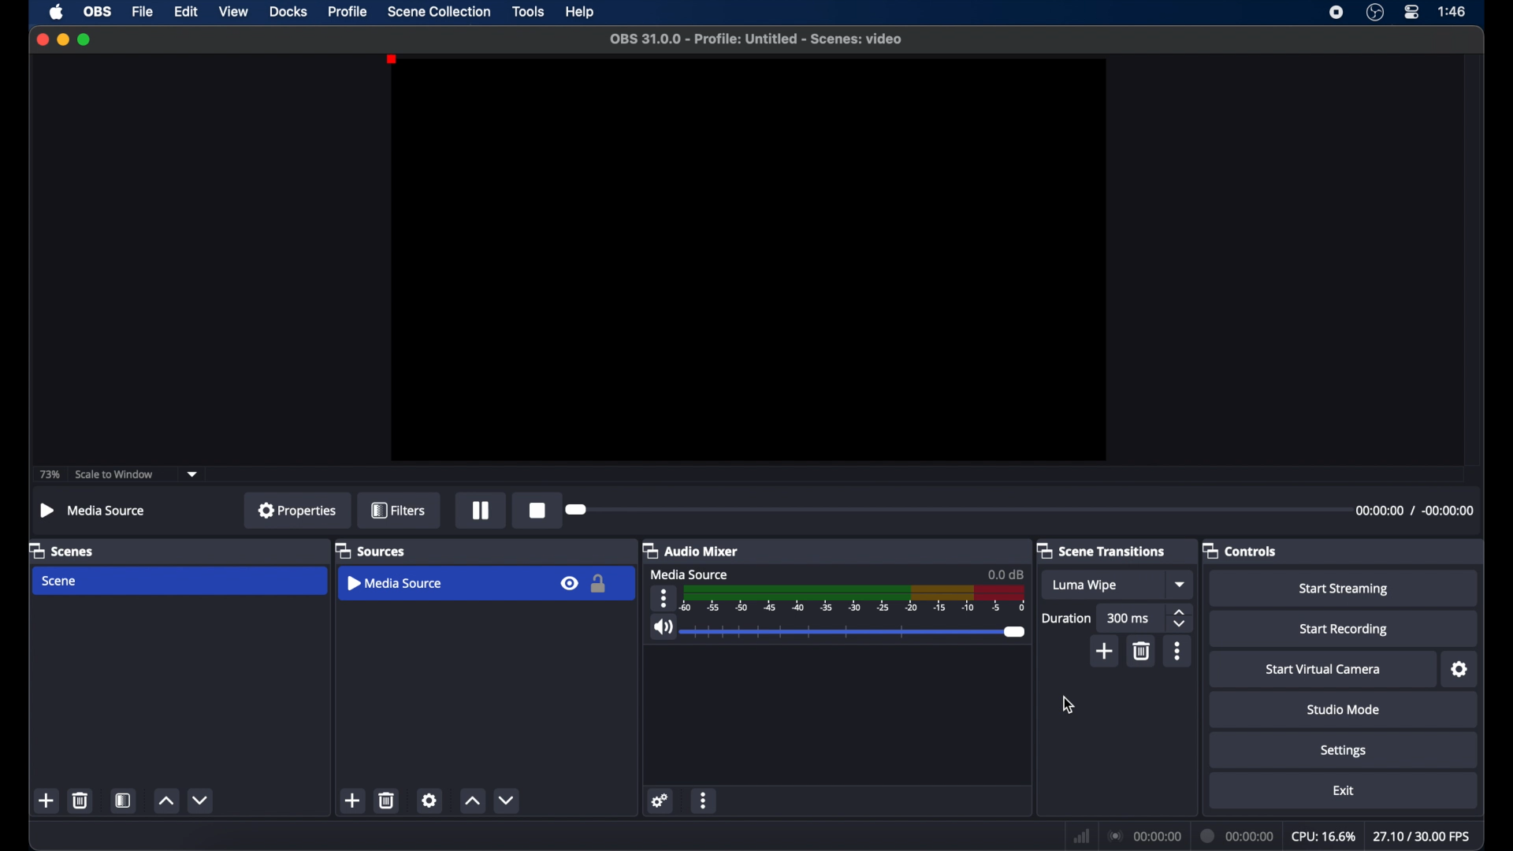 The image size is (1513, 851). I want to click on tools, so click(530, 10).